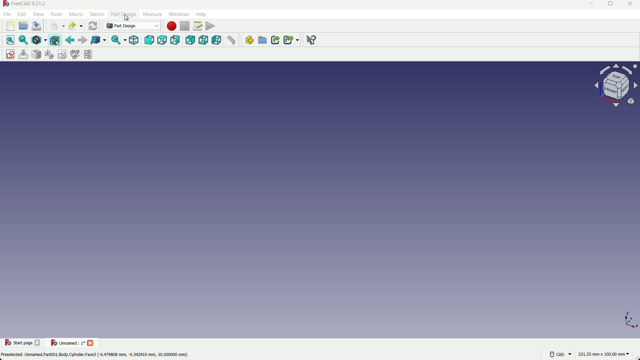  Describe the element at coordinates (124, 15) in the screenshot. I see `part design menu` at that location.